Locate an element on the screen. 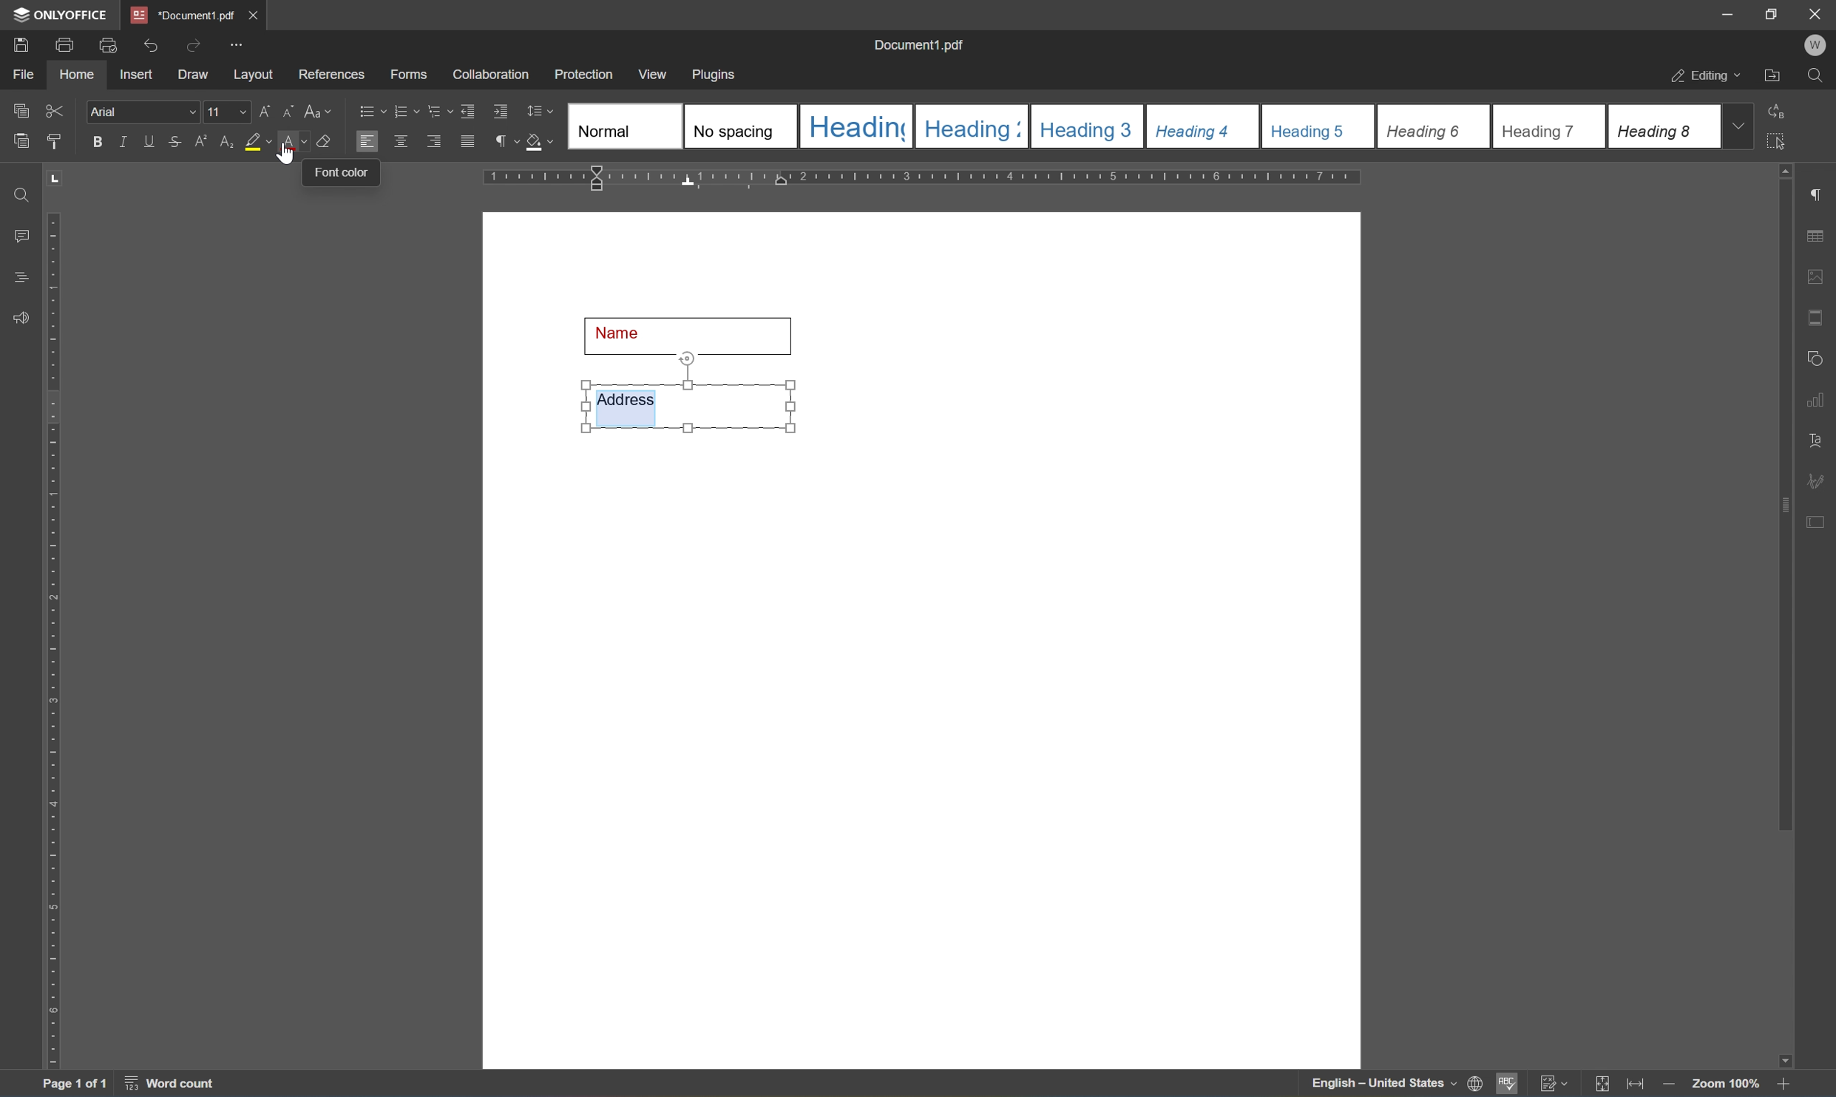 The image size is (1836, 1097). find is located at coordinates (16, 191).